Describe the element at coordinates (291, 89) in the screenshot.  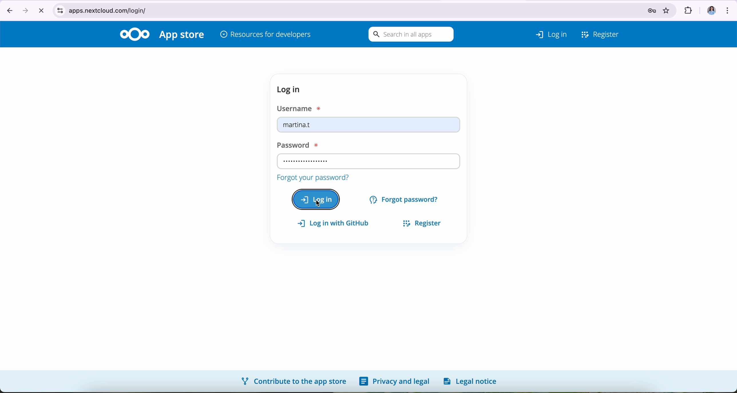
I see `log in` at that location.